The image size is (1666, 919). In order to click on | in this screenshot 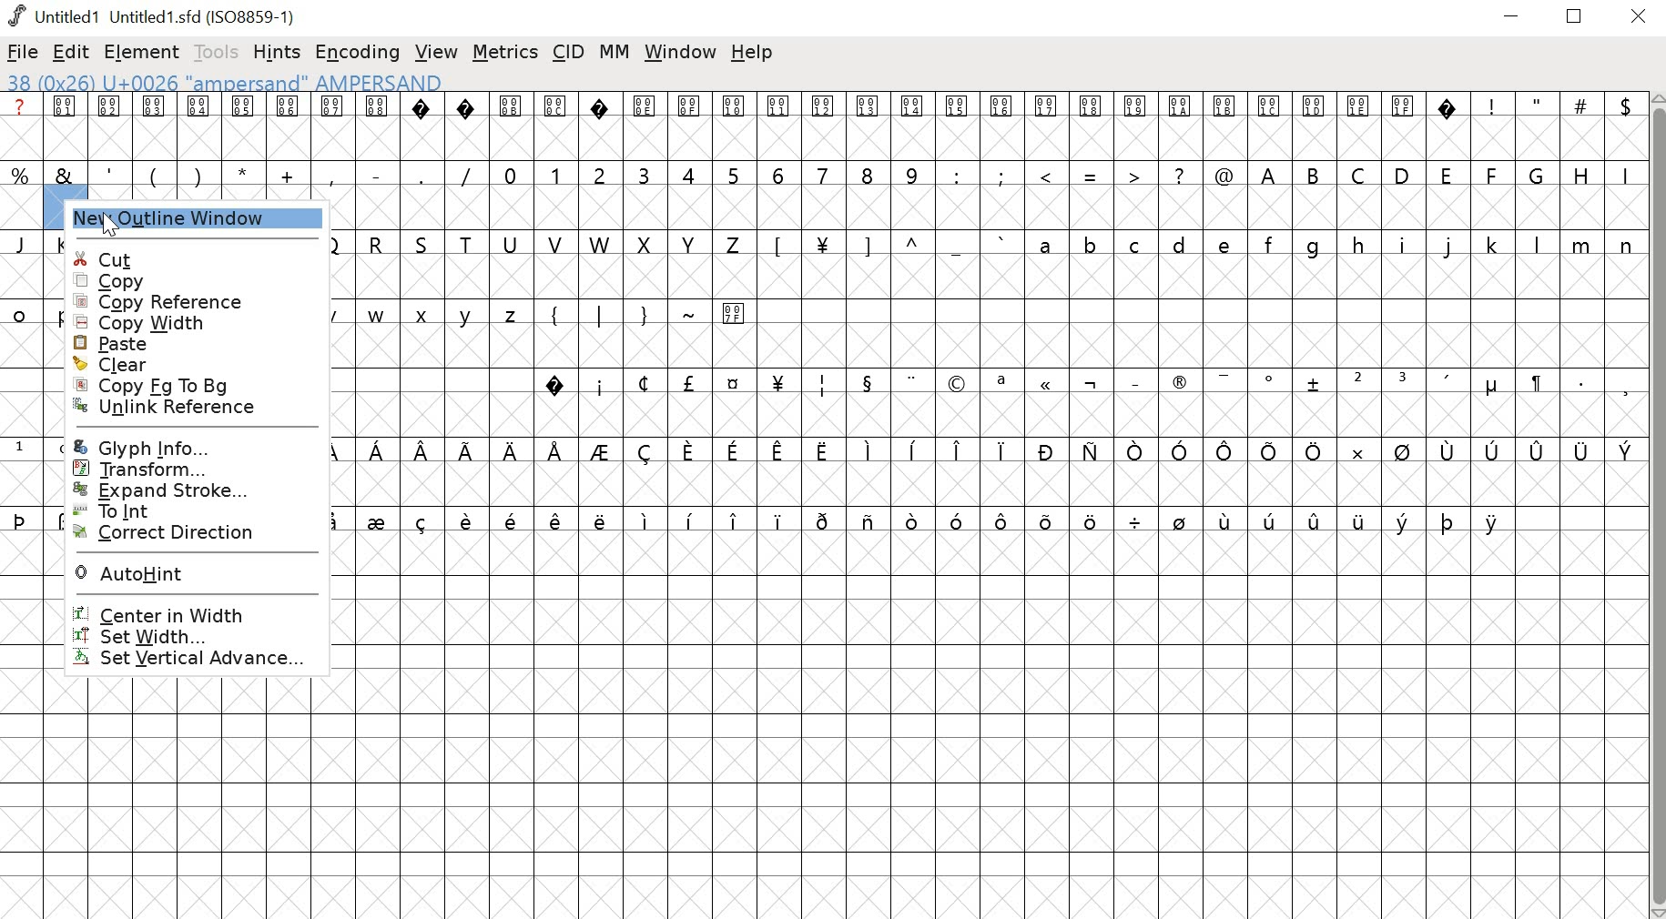, I will do `click(602, 314)`.